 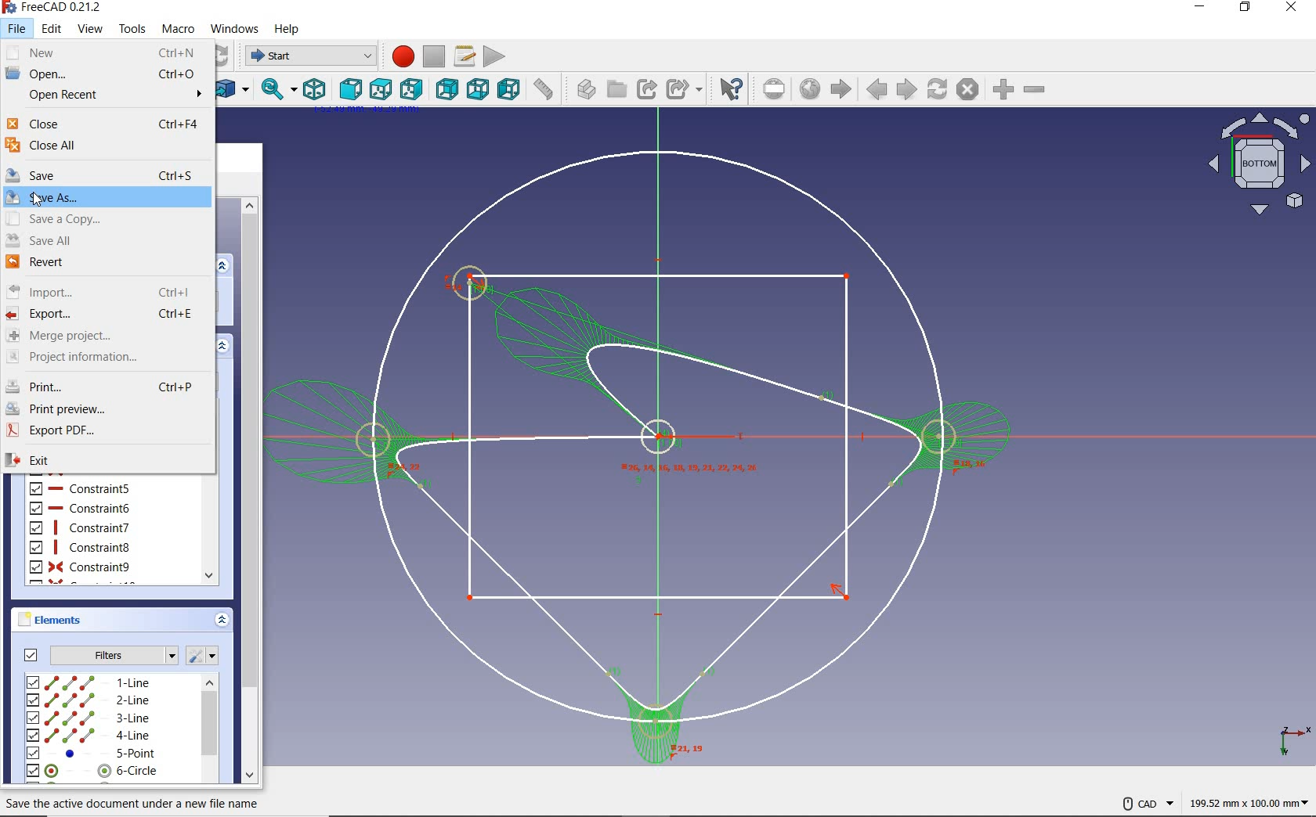 What do you see at coordinates (494, 56) in the screenshot?
I see `execute macro` at bounding box center [494, 56].